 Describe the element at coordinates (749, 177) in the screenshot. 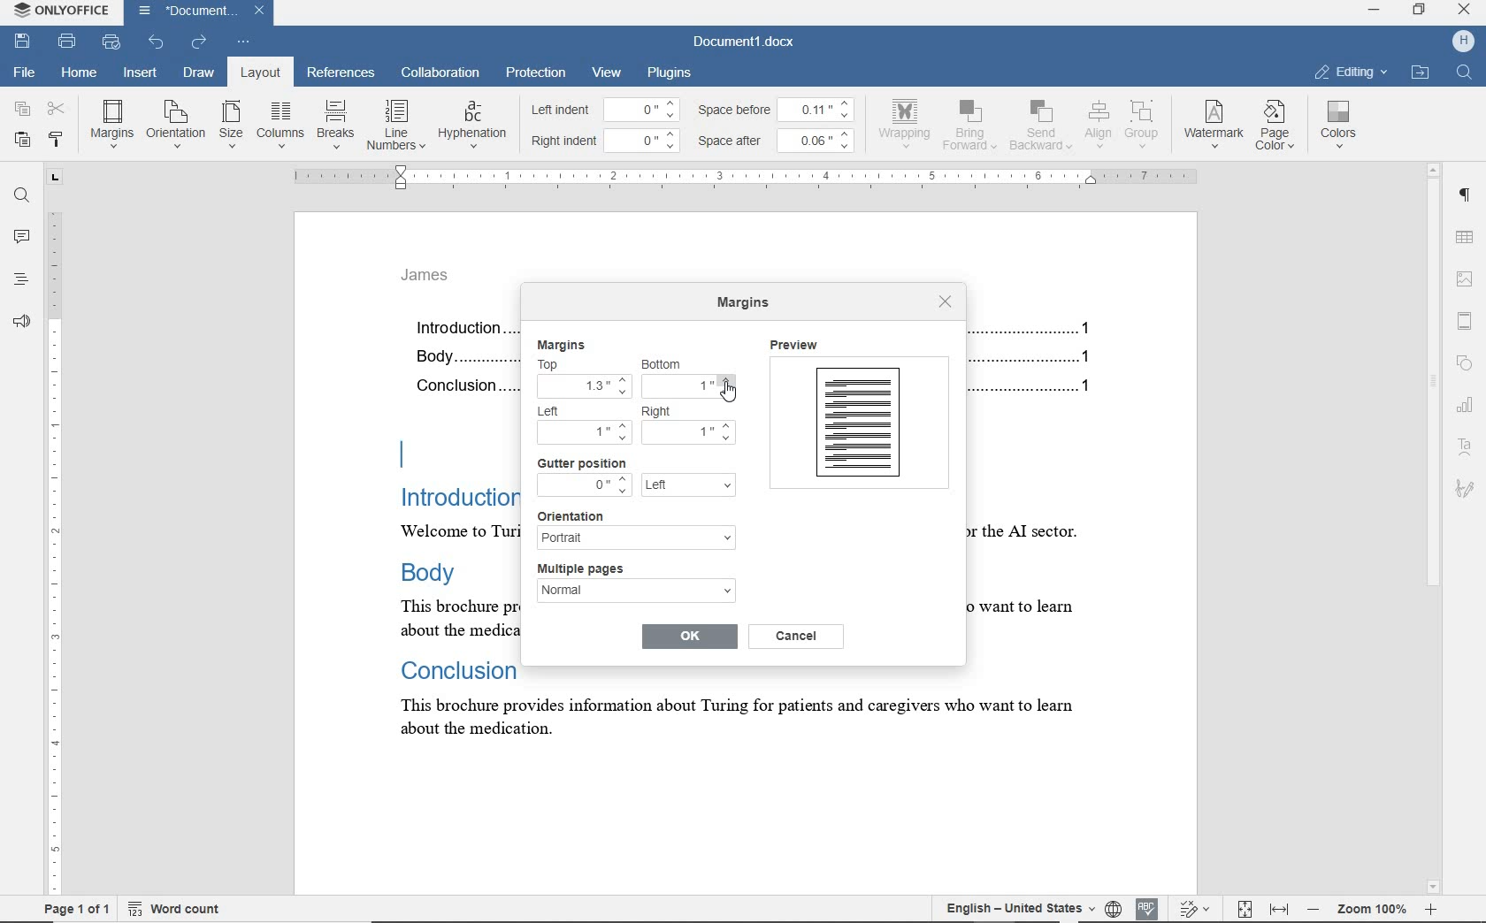

I see `ruler` at that location.